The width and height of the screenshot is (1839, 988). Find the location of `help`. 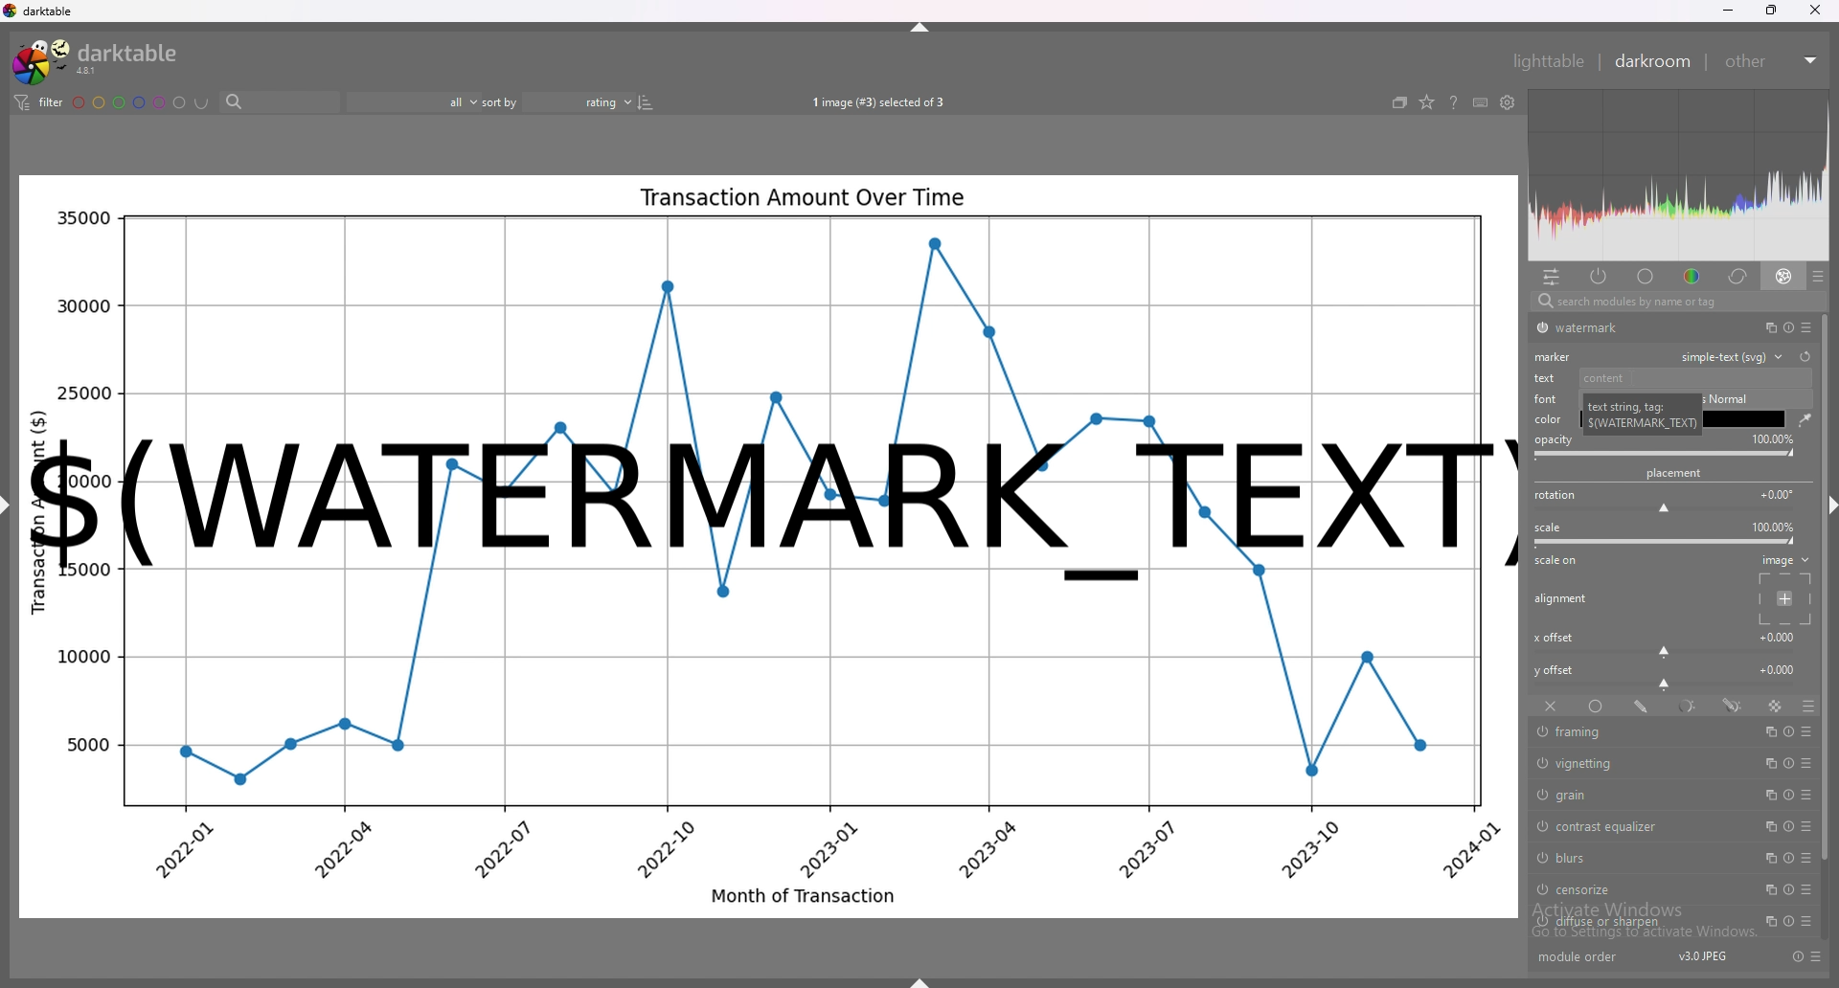

help is located at coordinates (1455, 103).